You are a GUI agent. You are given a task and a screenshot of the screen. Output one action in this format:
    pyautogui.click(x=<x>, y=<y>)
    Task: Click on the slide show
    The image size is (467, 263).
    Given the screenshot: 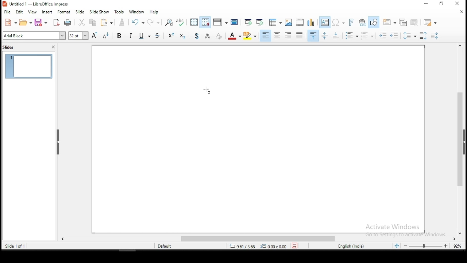 What is the action you would take?
    pyautogui.click(x=99, y=12)
    